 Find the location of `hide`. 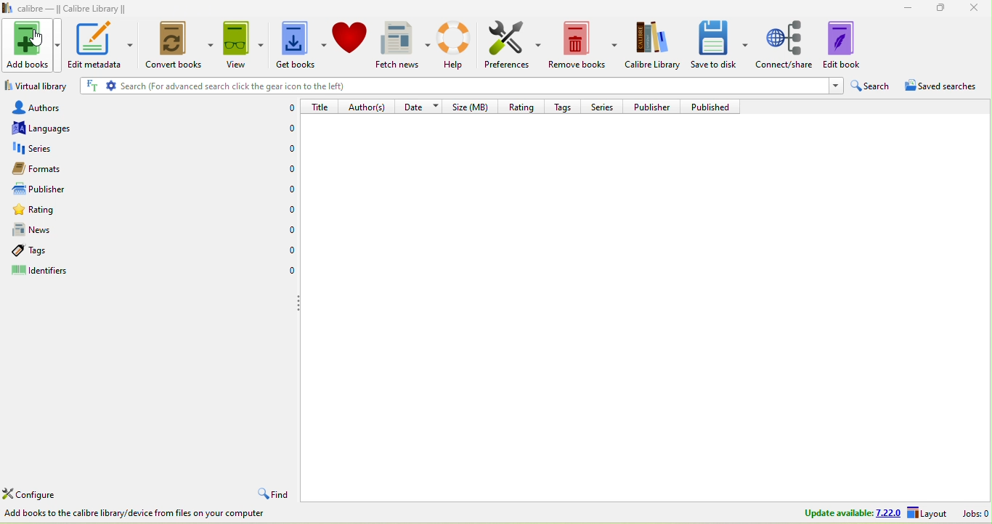

hide is located at coordinates (298, 303).